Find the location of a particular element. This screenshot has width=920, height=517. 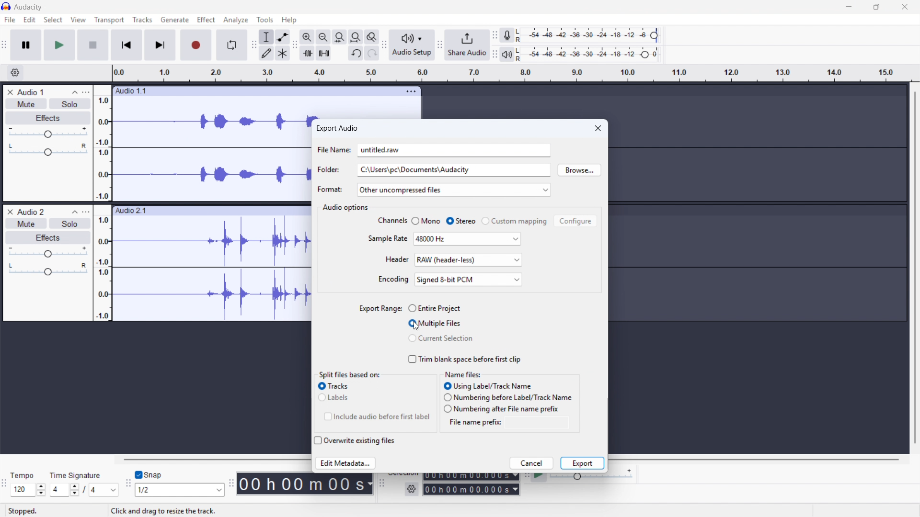

Audio 1 is located at coordinates (31, 92).